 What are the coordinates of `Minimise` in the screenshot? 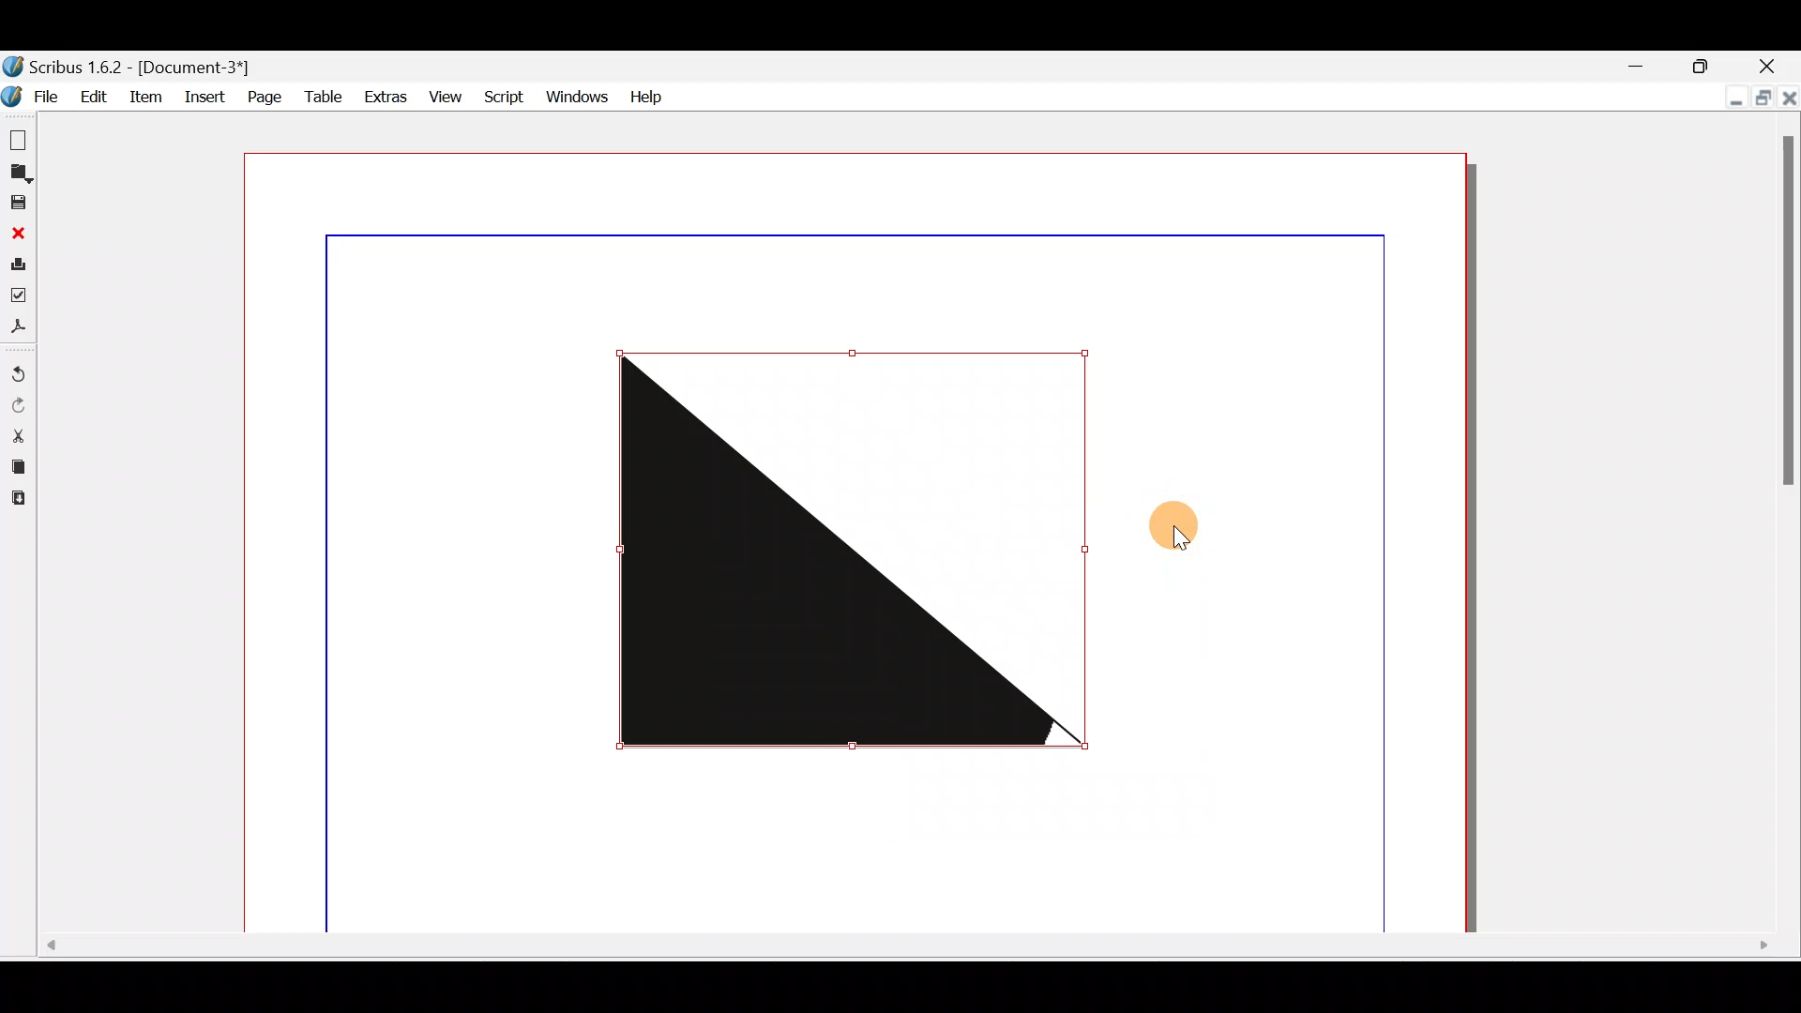 It's located at (1637, 65).